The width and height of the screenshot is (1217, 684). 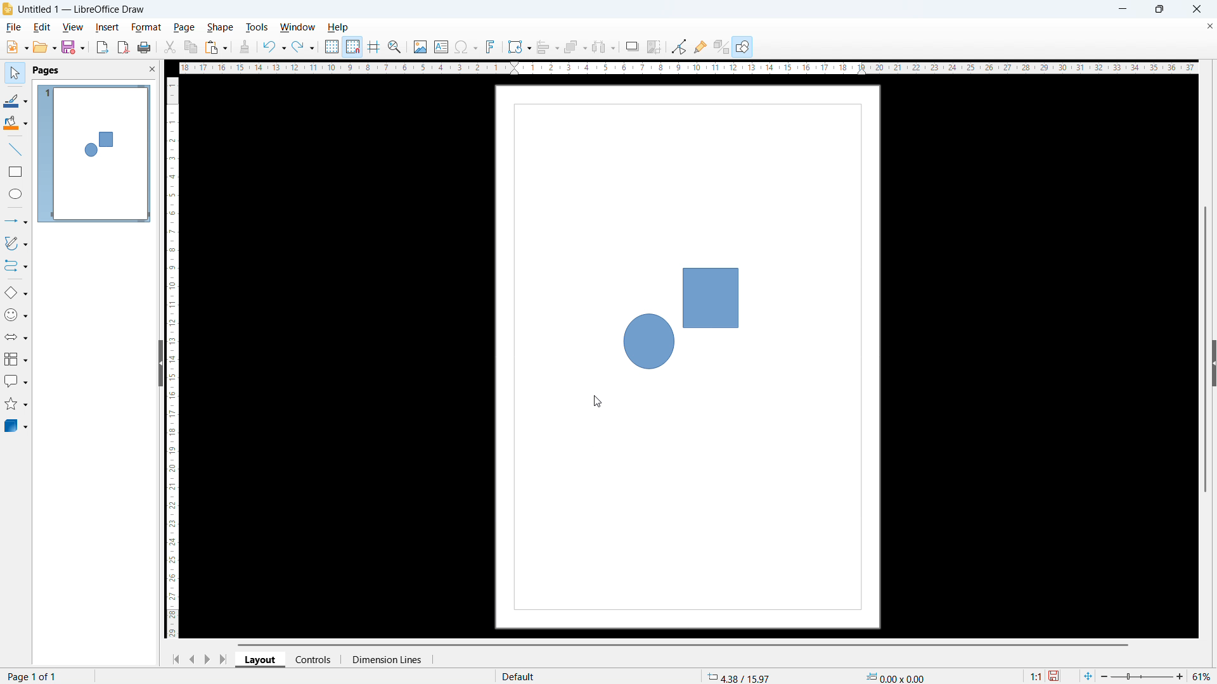 I want to click on toggle extrusion, so click(x=721, y=47).